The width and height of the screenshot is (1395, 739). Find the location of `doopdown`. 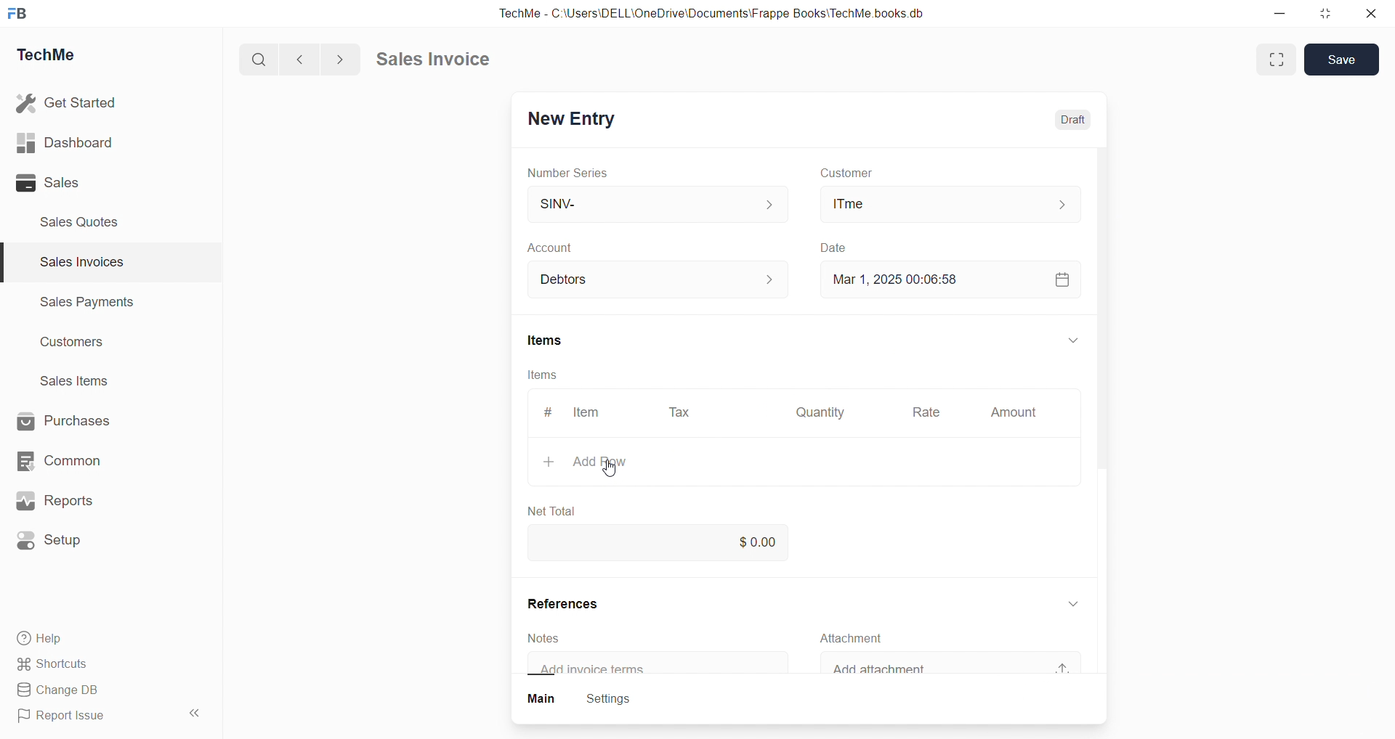

doopdown is located at coordinates (1071, 338).